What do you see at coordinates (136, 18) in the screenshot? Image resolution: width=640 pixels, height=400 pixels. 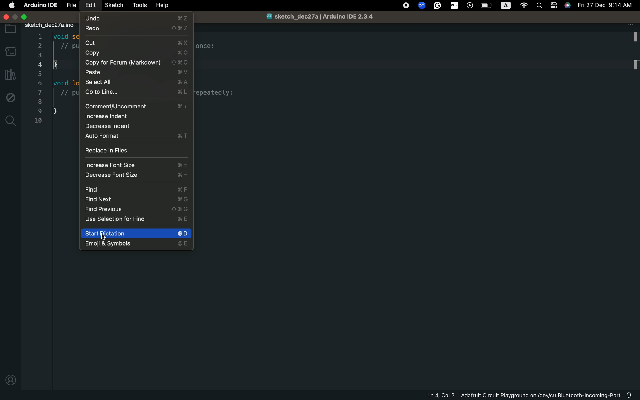 I see `undo` at bounding box center [136, 18].